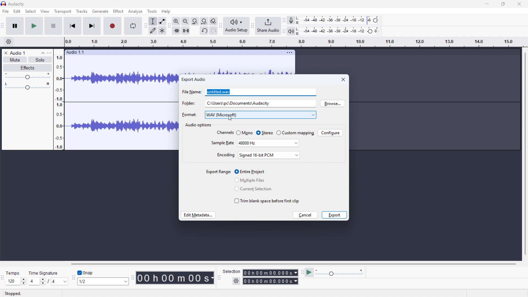 This screenshot has height=297, width=528. Describe the element at coordinates (291, 20) in the screenshot. I see `Recording metre ` at that location.